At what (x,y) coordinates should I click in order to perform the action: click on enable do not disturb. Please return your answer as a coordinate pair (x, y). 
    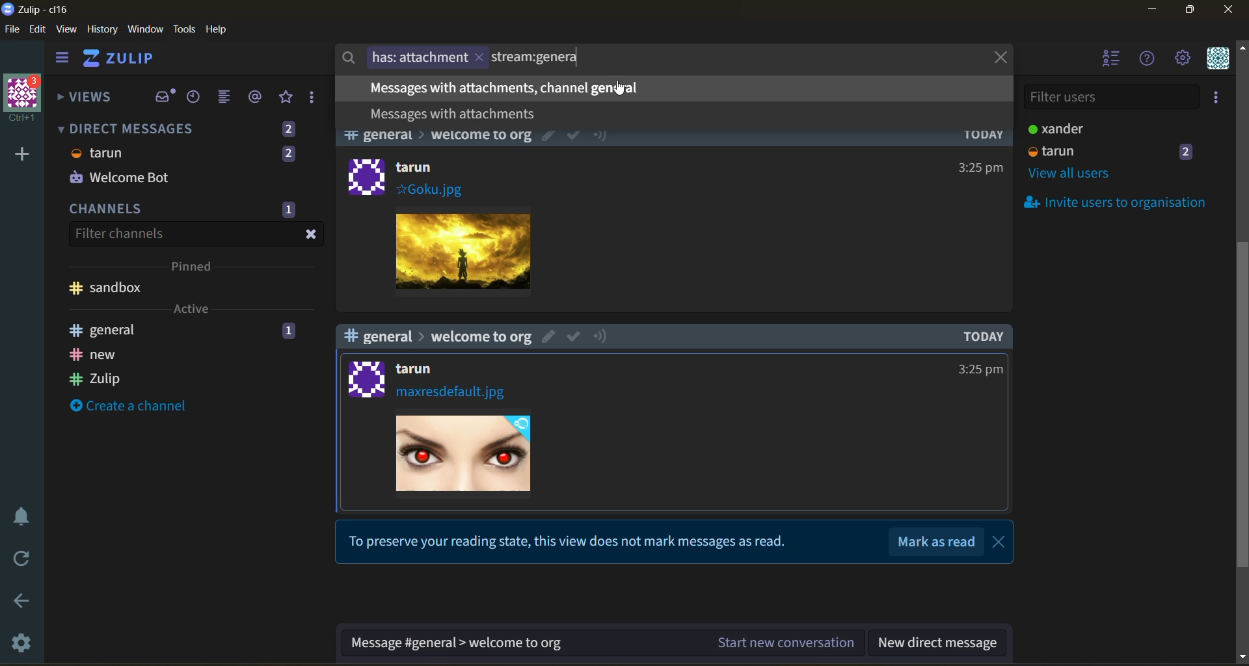
    Looking at the image, I should click on (26, 514).